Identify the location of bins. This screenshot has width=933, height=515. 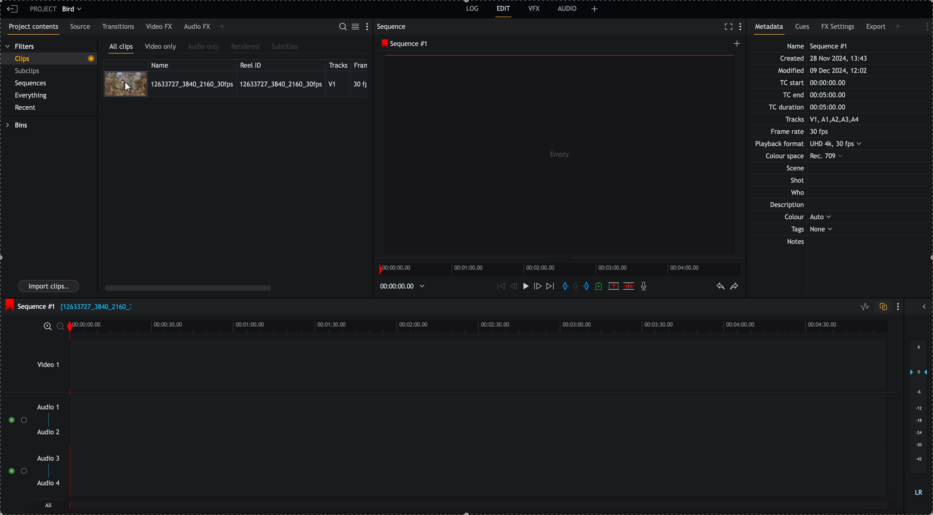
(16, 125).